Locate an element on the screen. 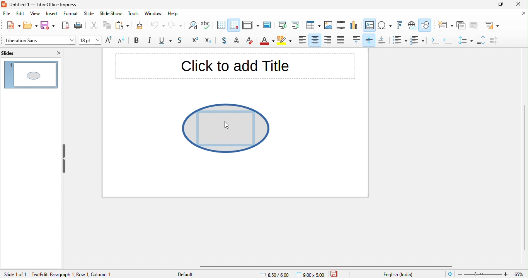  set line spacing is located at coordinates (465, 40).